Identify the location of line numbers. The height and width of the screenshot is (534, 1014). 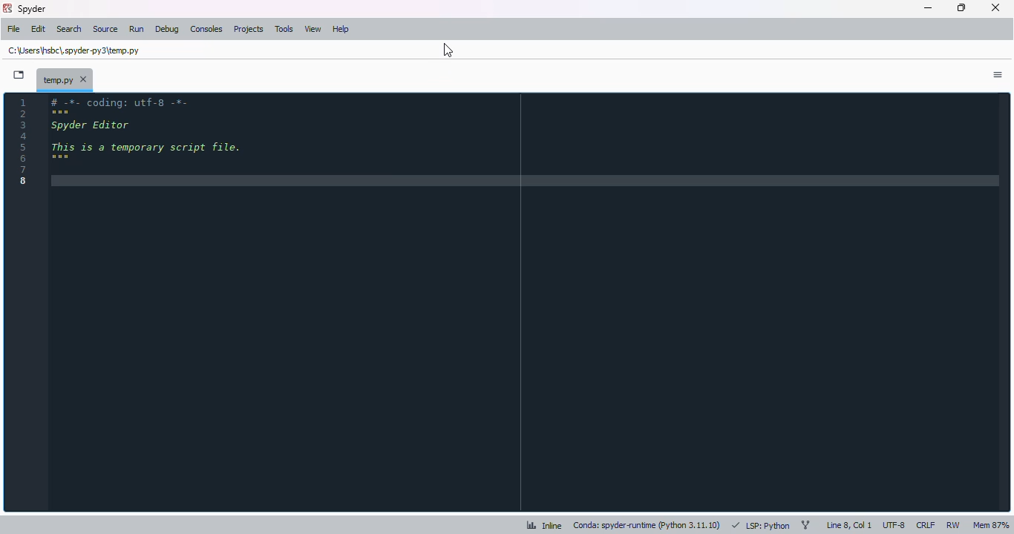
(22, 160).